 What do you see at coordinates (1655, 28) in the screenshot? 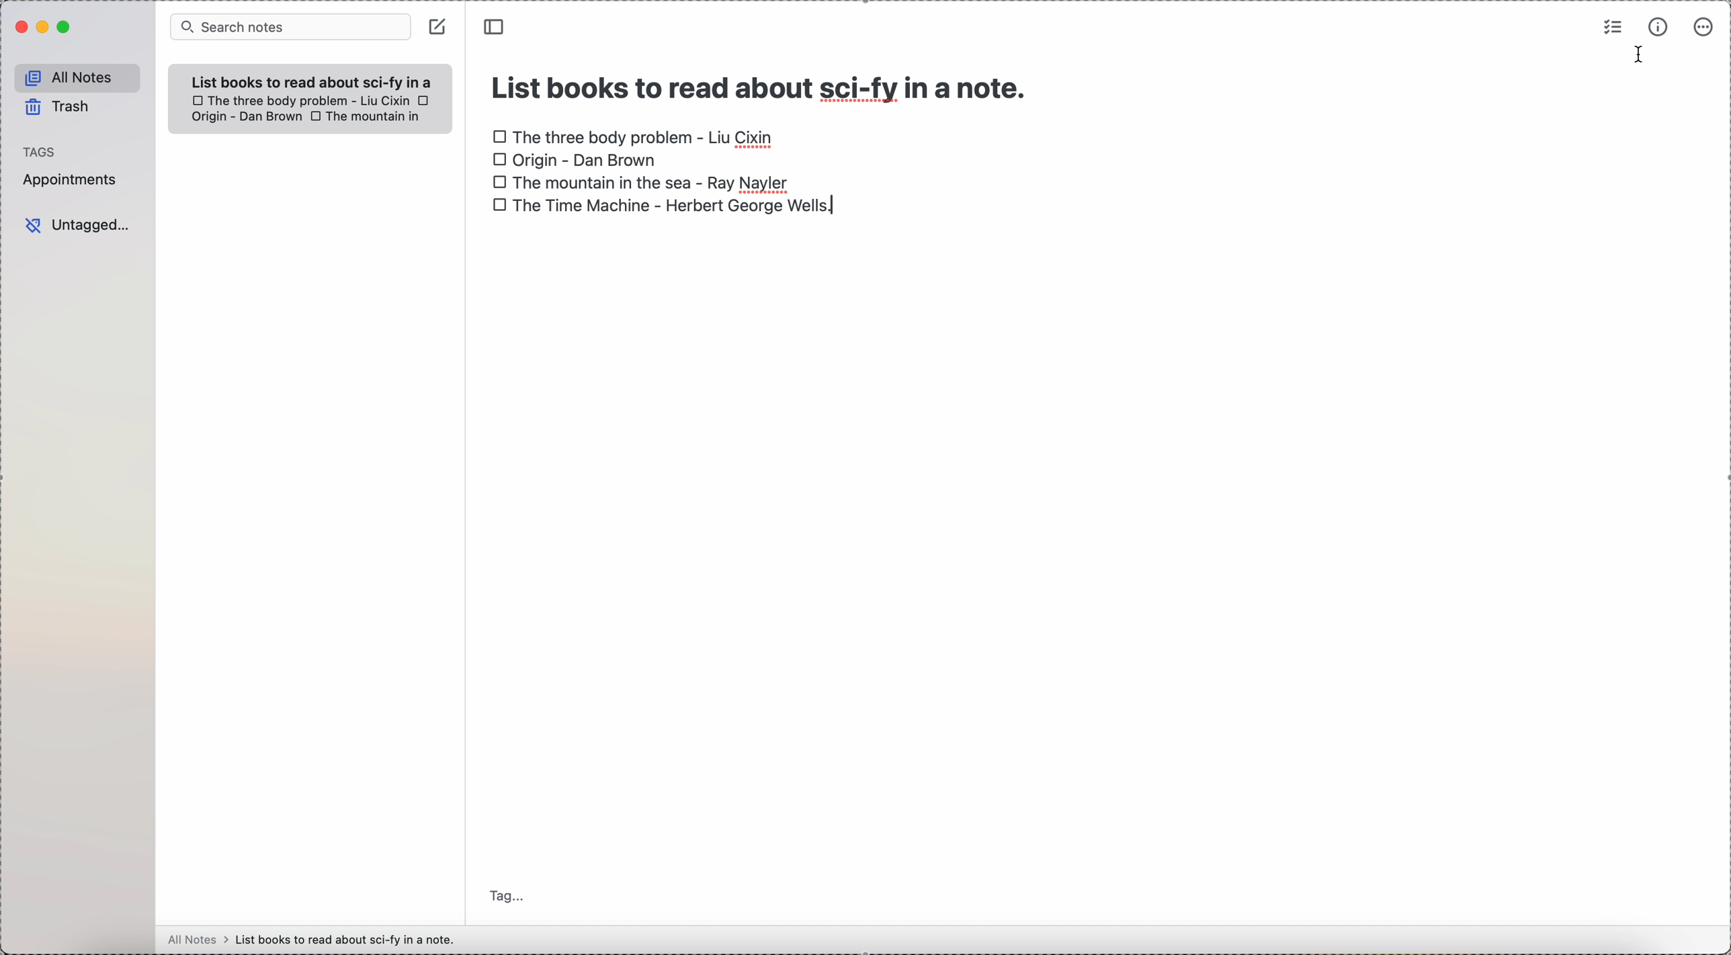
I see `metrics` at bounding box center [1655, 28].